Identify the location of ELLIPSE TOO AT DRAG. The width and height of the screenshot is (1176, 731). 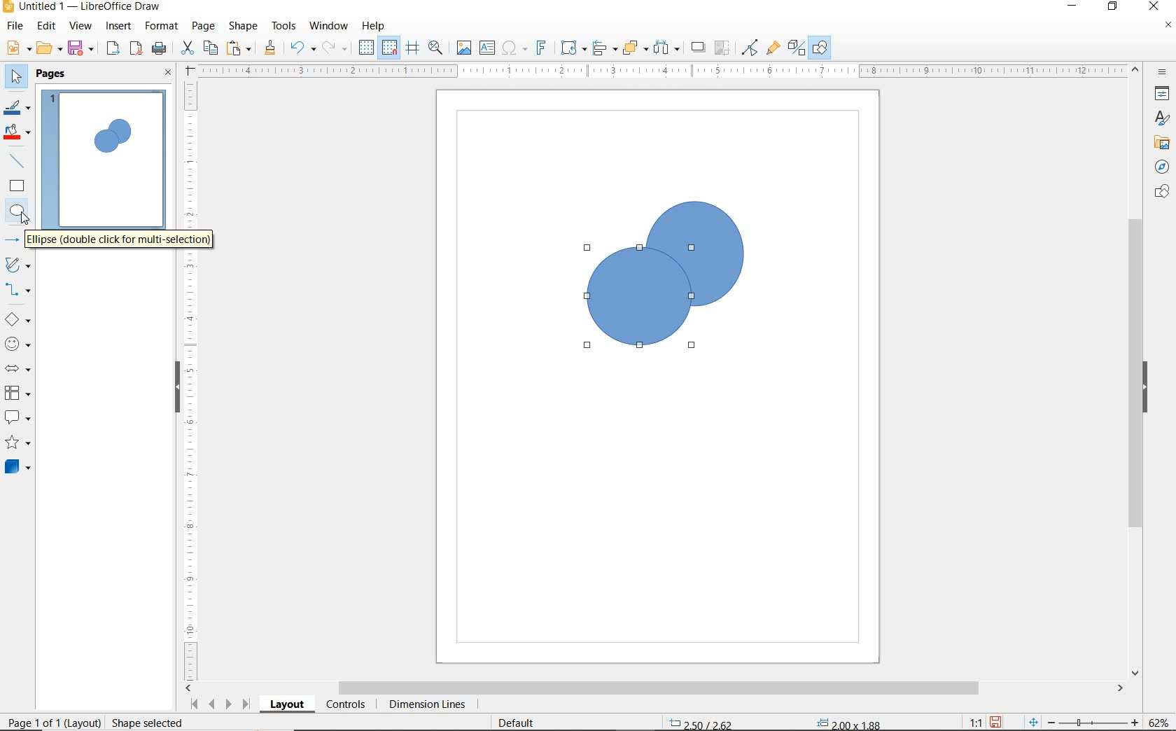
(742, 204).